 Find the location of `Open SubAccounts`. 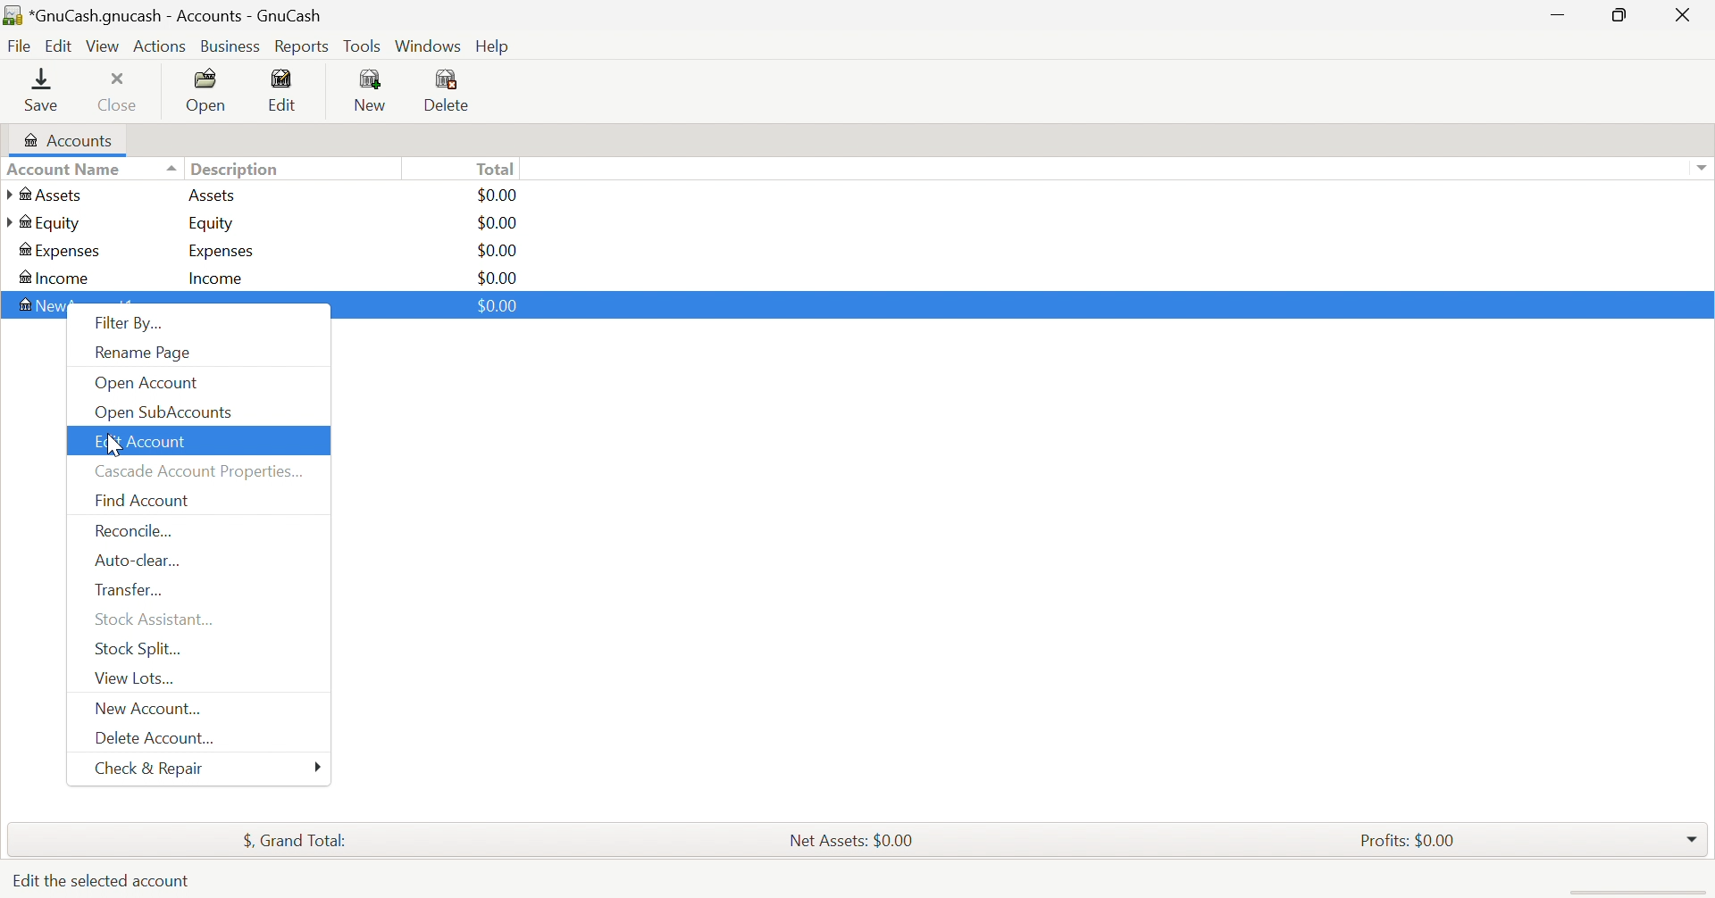

Open SubAccounts is located at coordinates (165, 412).